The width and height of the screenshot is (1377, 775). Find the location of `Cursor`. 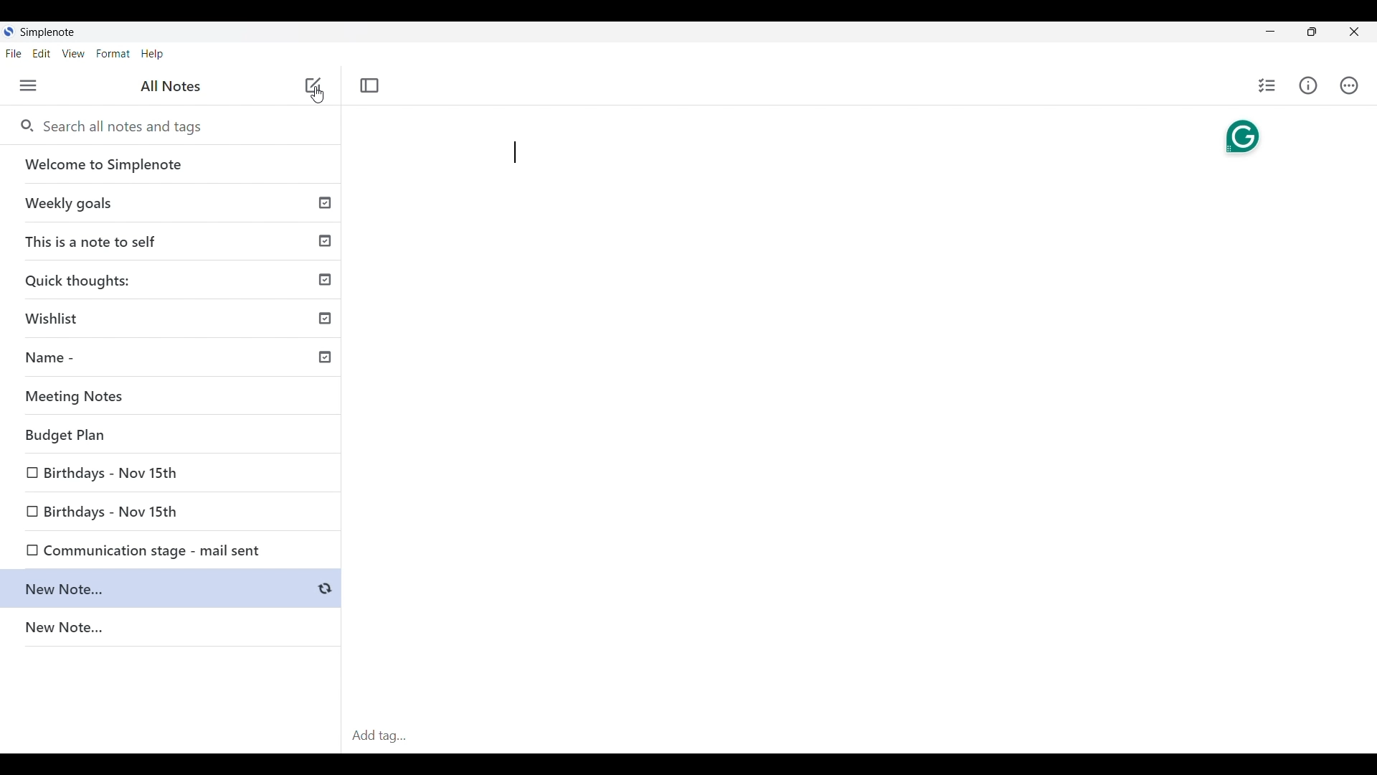

Cursor is located at coordinates (318, 95).